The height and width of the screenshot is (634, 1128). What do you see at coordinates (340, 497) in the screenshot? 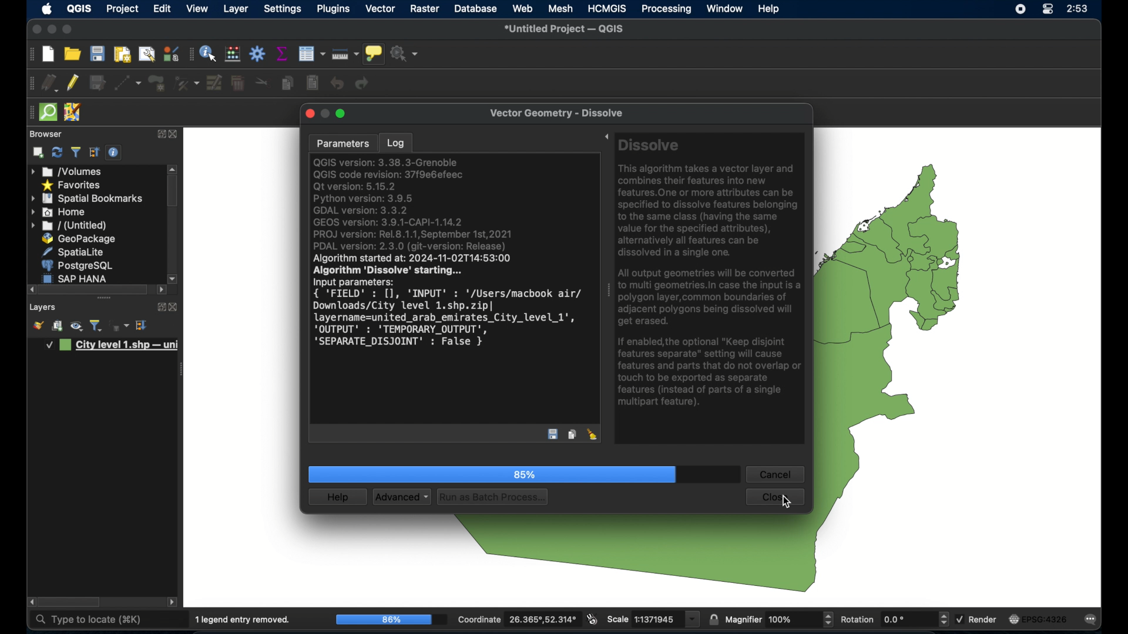
I see `help` at bounding box center [340, 497].